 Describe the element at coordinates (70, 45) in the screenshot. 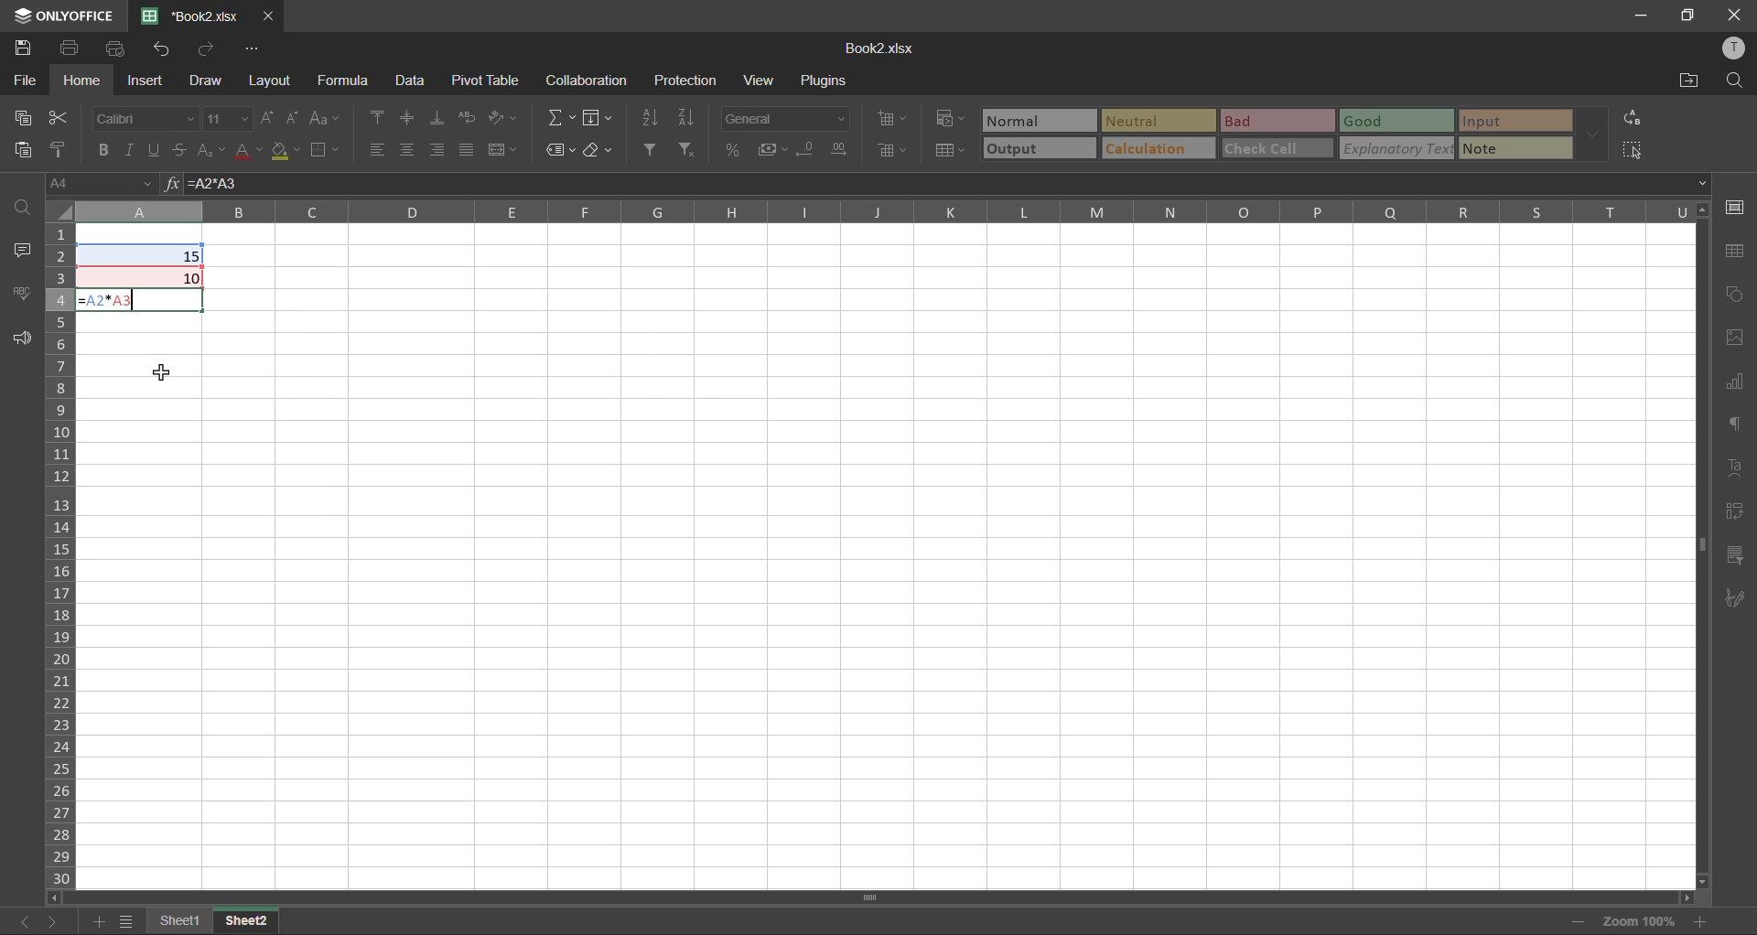

I see `print` at that location.